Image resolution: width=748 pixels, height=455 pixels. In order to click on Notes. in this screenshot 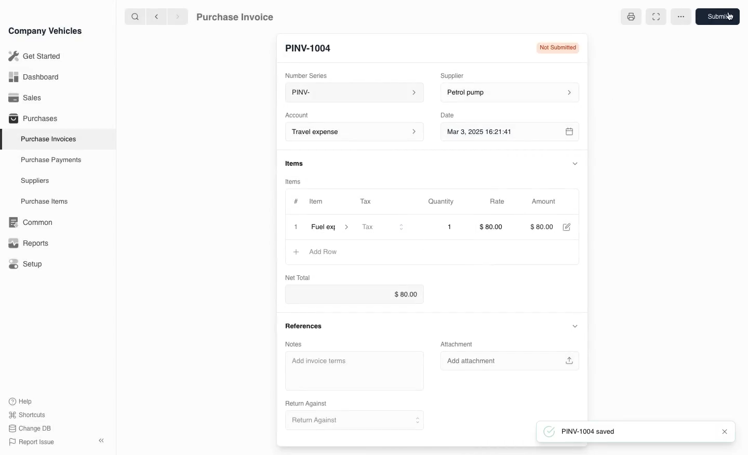, I will do `click(300, 342)`.